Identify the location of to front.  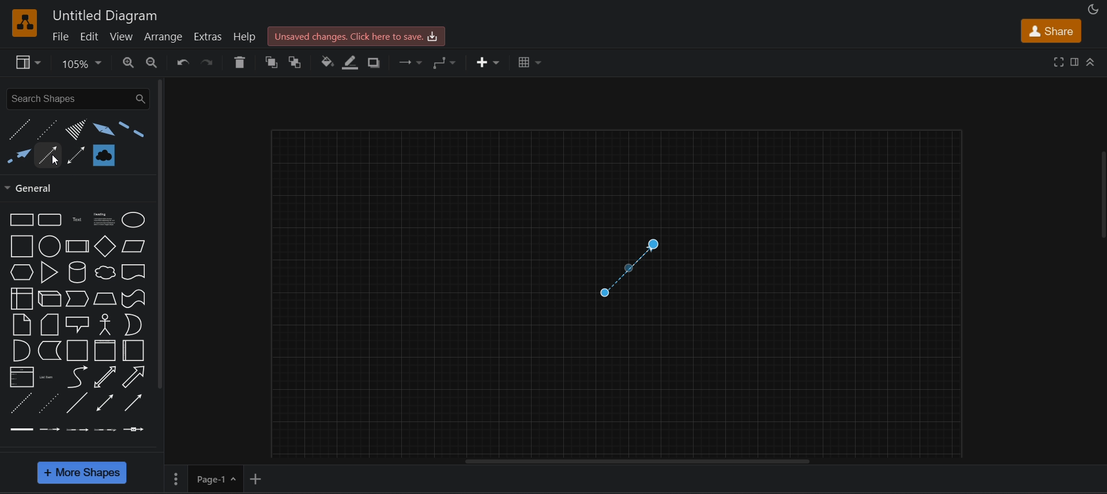
(298, 62).